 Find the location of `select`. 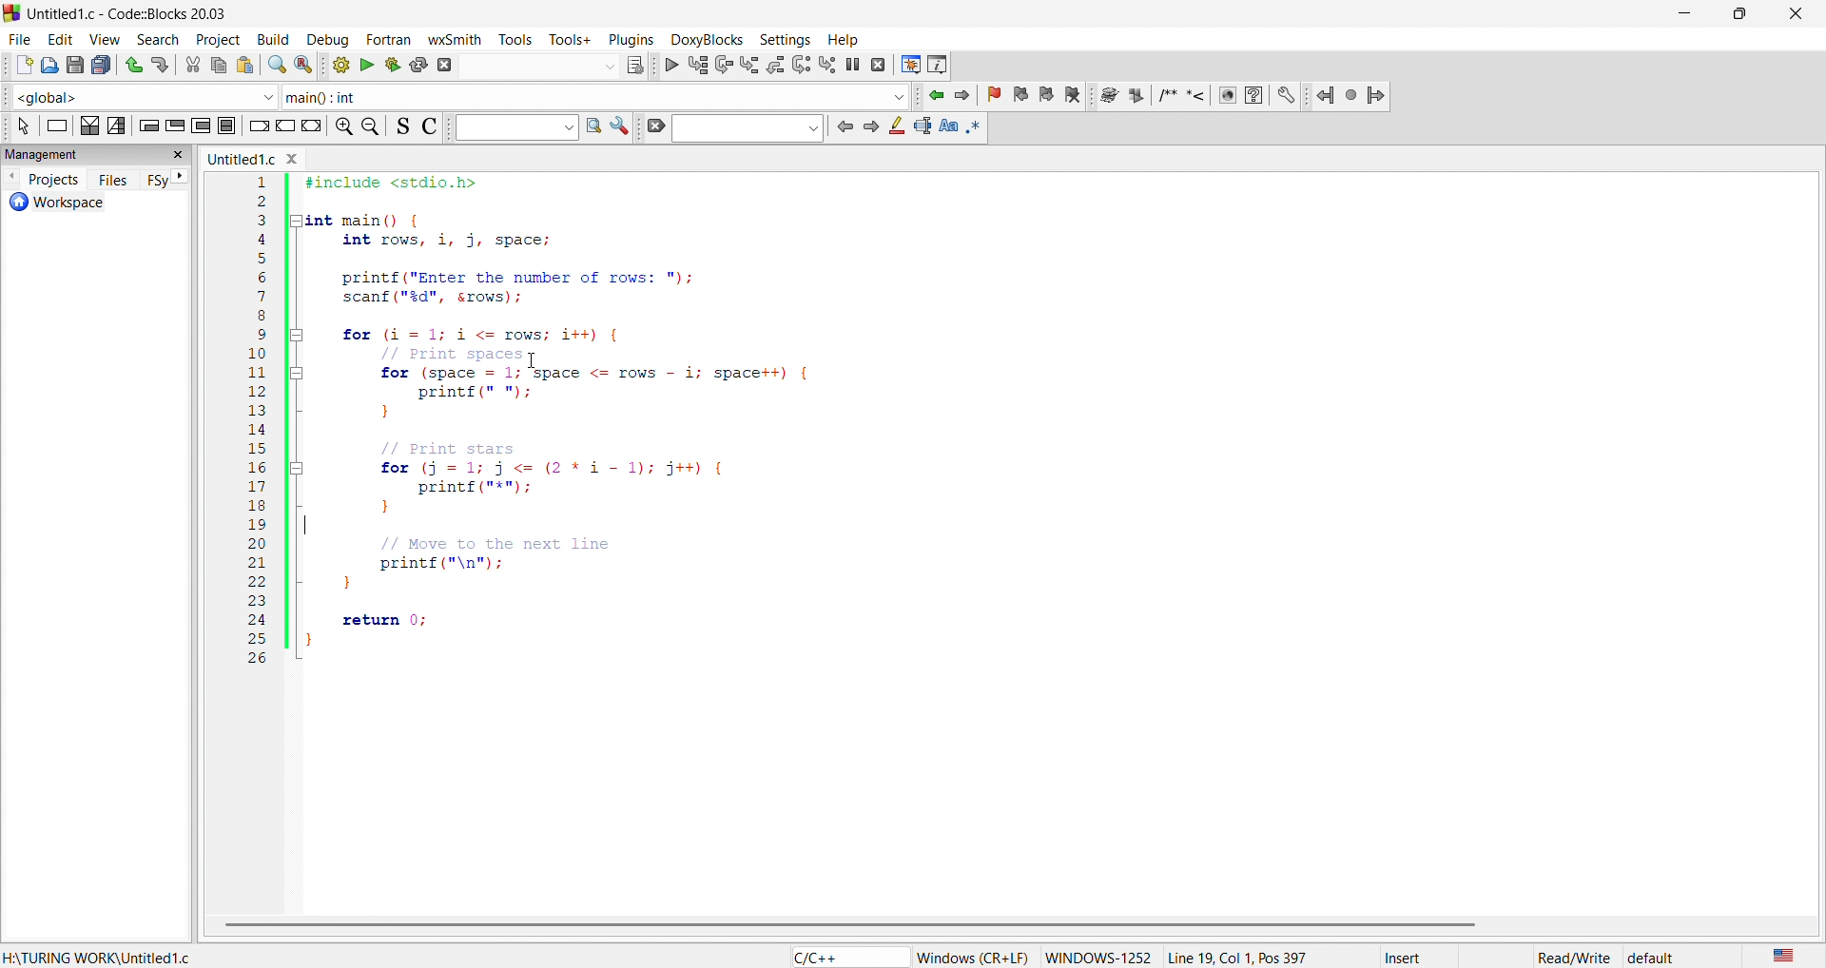

select is located at coordinates (19, 126).